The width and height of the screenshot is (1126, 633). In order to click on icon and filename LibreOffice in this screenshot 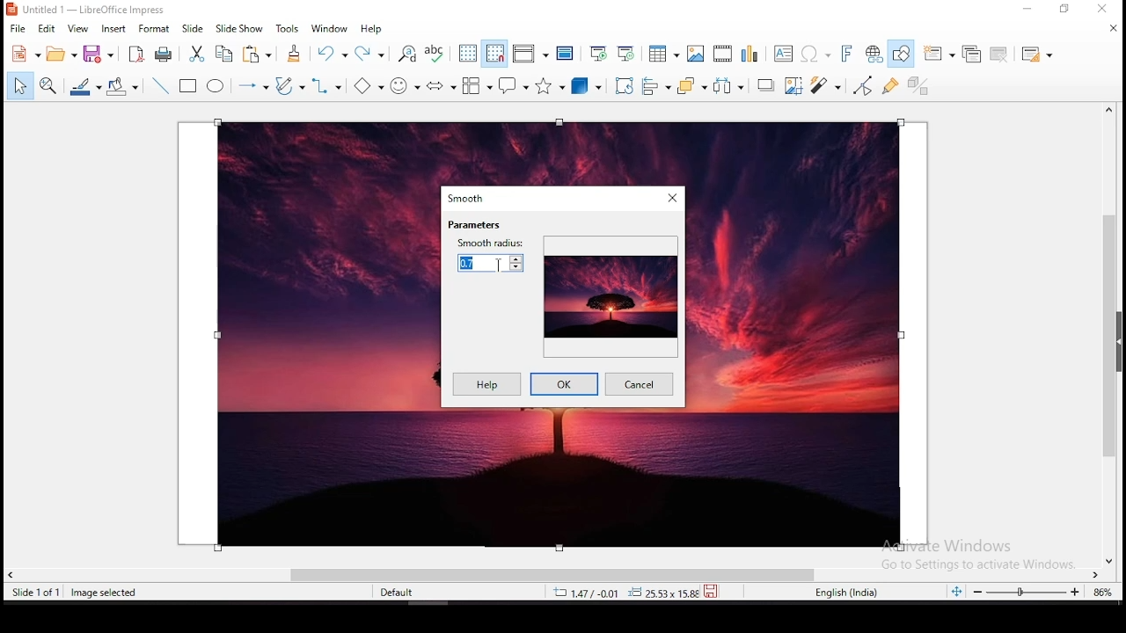, I will do `click(88, 10)`.